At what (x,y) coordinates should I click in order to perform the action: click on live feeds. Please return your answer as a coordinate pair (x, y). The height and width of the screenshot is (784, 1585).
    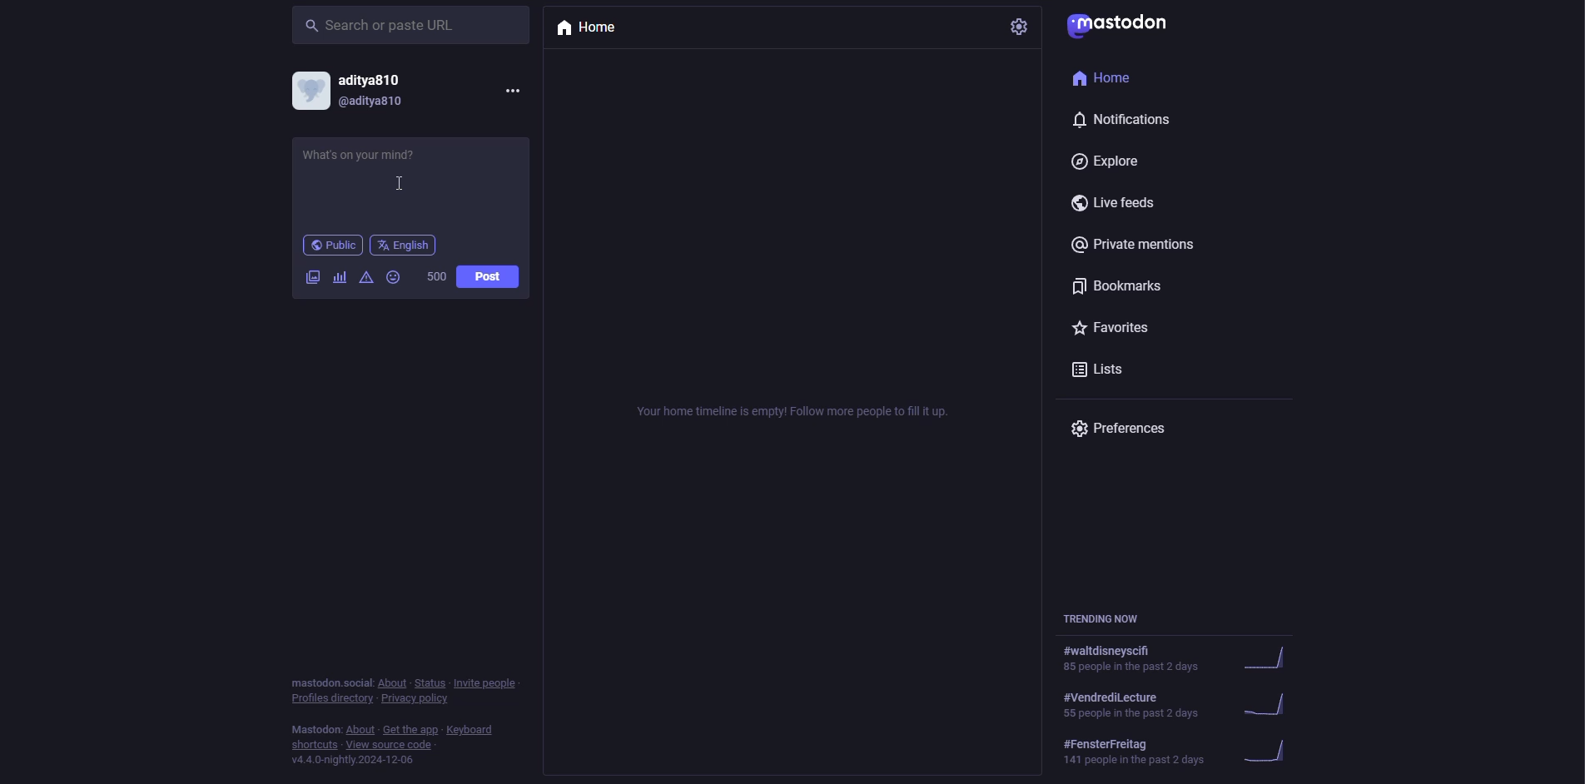
    Looking at the image, I should click on (1122, 205).